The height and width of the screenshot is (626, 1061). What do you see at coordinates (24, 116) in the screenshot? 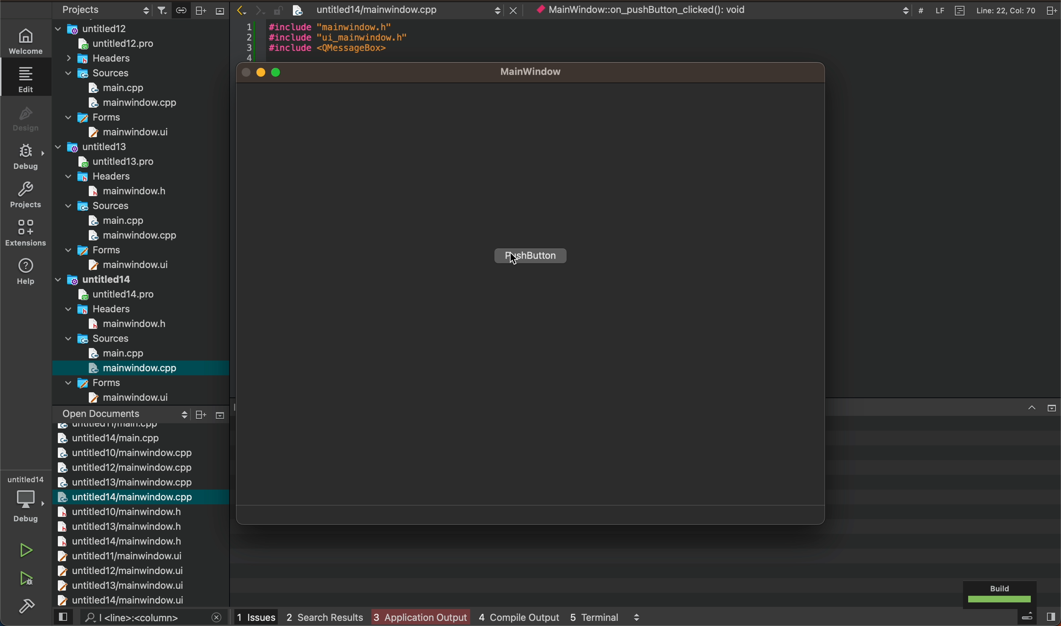
I see `DESIGN` at bounding box center [24, 116].